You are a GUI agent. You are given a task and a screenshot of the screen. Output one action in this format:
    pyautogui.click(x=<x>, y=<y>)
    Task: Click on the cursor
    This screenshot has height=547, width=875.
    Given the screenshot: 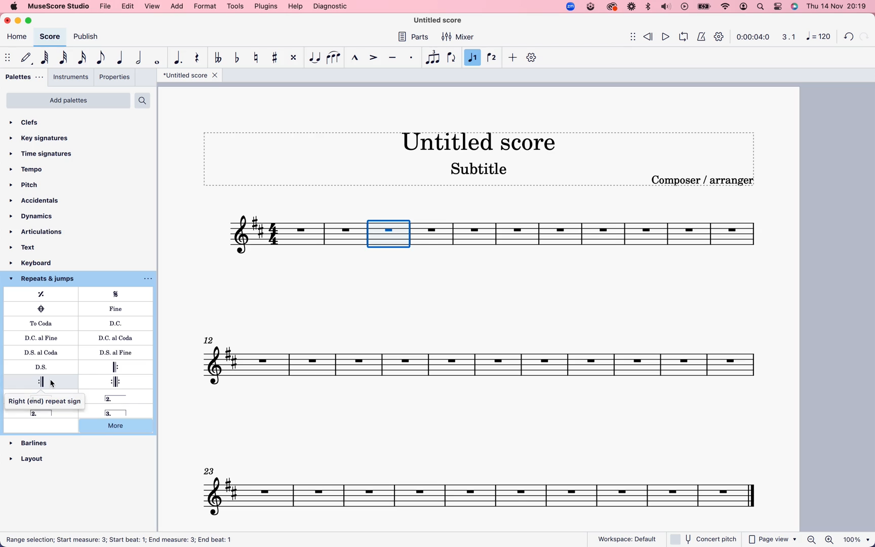 What is the action you would take?
    pyautogui.click(x=50, y=385)
    